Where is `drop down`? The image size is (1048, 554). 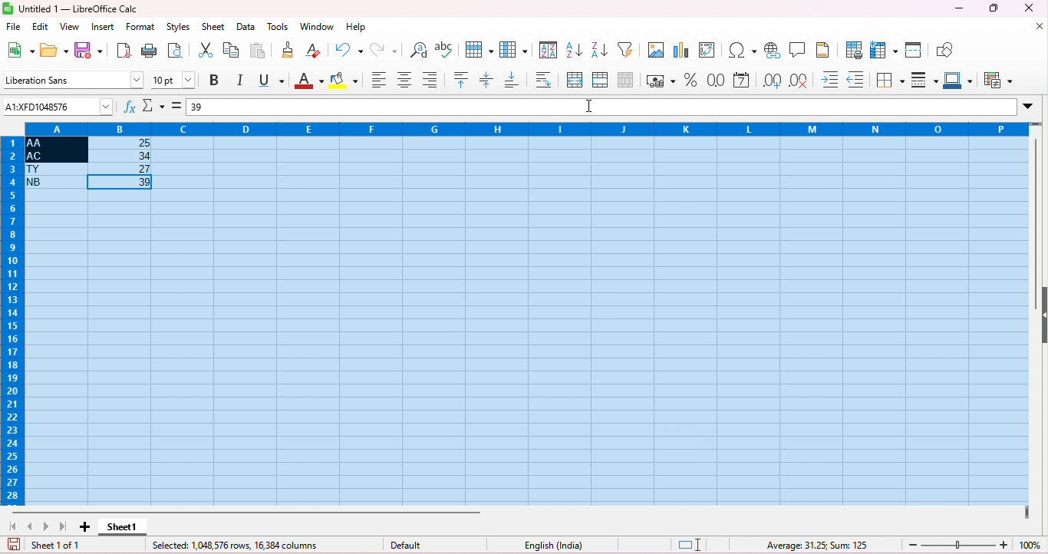 drop down is located at coordinates (1030, 105).